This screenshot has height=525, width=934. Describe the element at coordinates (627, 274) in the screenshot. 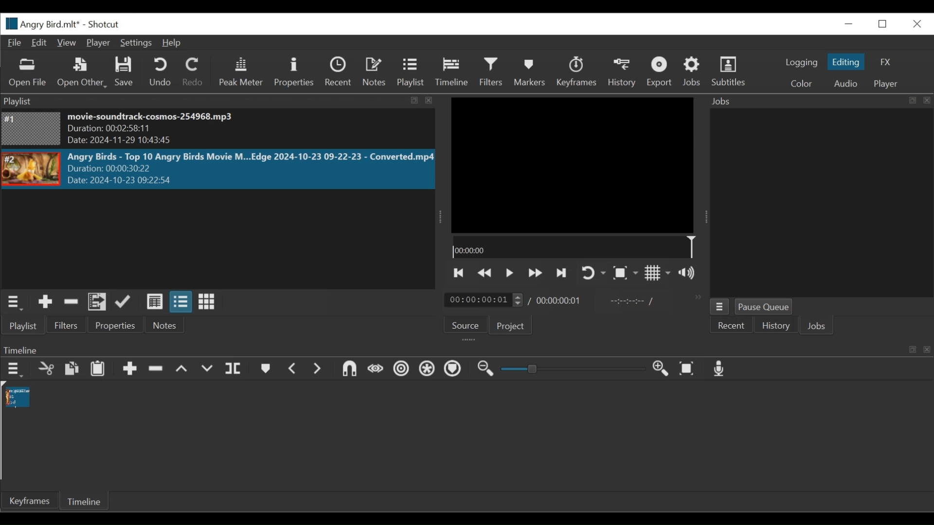

I see `Toggle Zoom` at that location.